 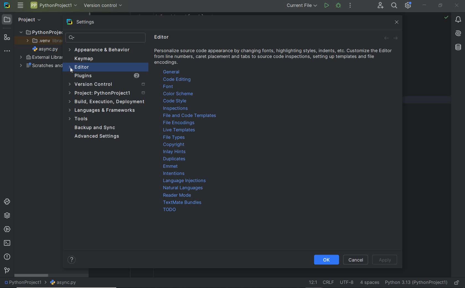 I want to click on search everywhere, so click(x=395, y=6).